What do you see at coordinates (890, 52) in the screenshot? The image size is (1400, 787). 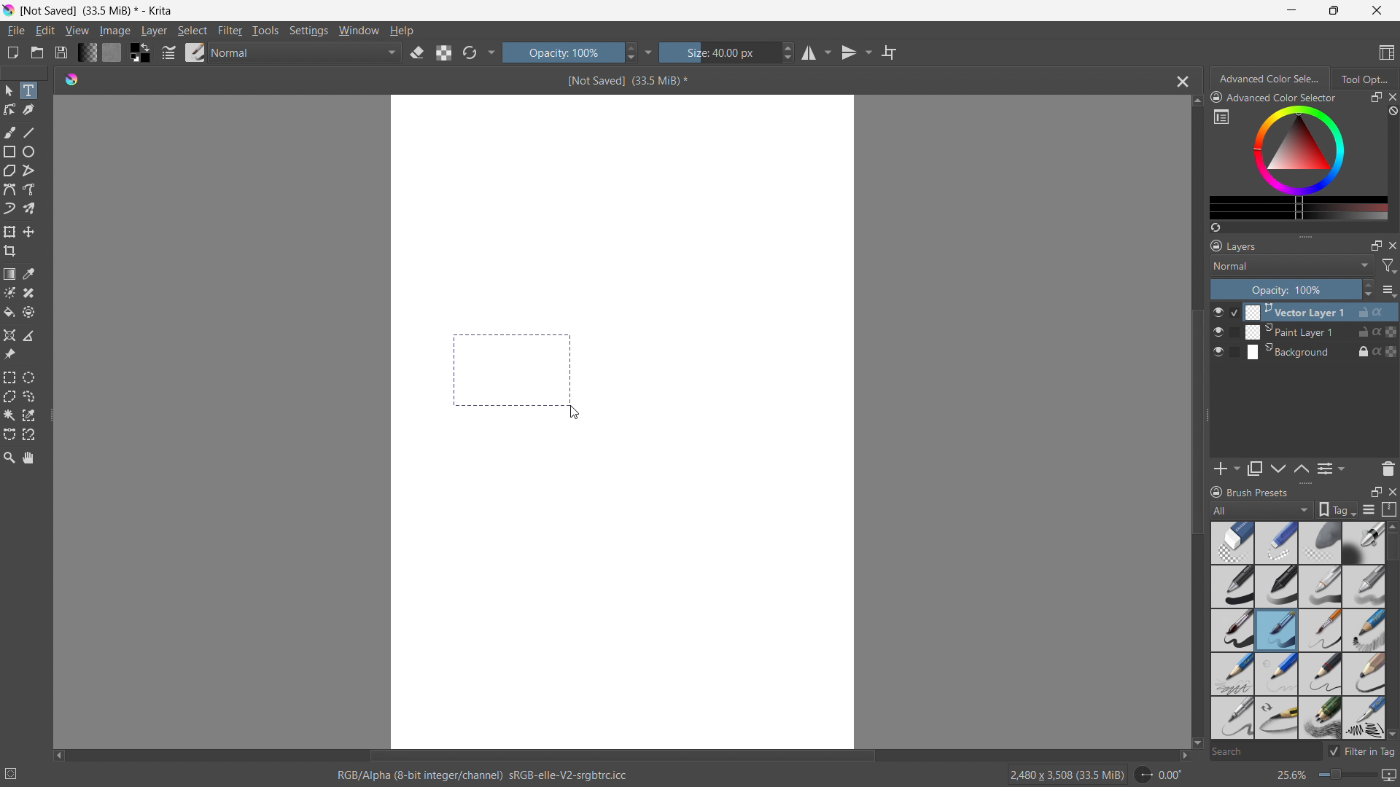 I see `wrap around mode` at bounding box center [890, 52].